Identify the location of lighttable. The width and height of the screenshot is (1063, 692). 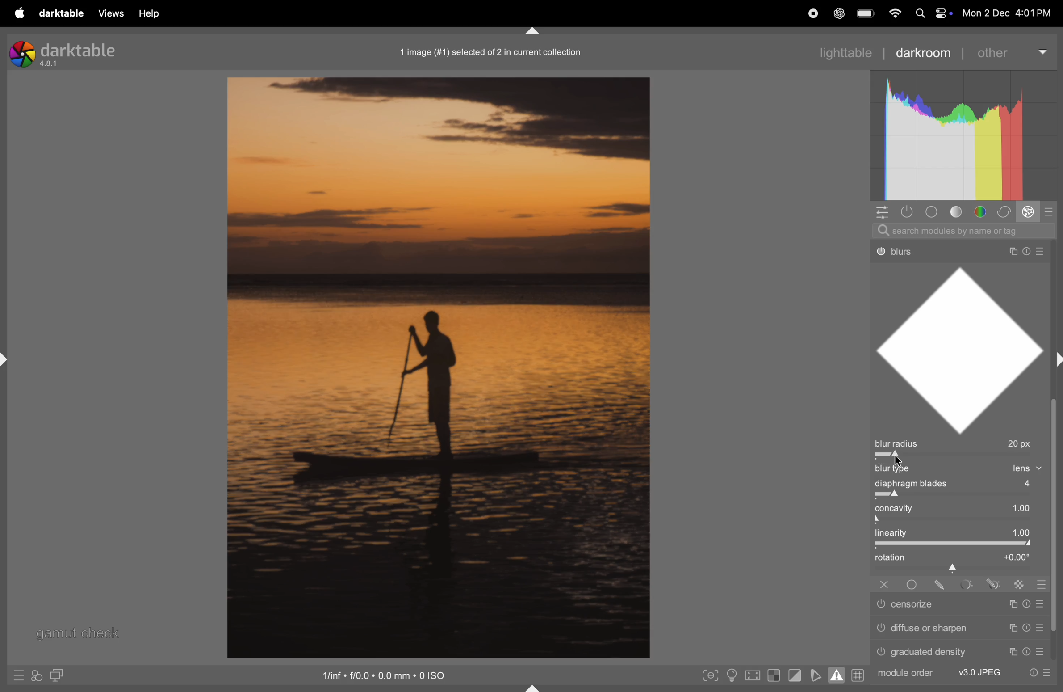
(825, 52).